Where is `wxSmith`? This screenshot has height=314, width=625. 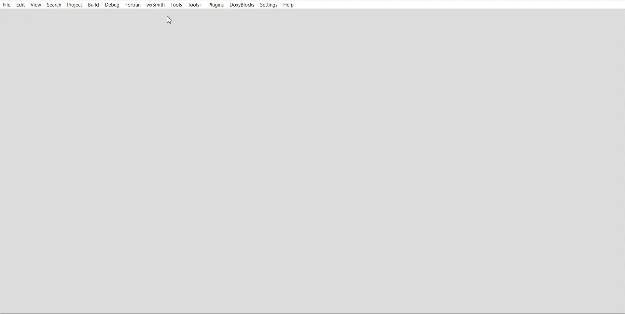 wxSmith is located at coordinates (156, 5).